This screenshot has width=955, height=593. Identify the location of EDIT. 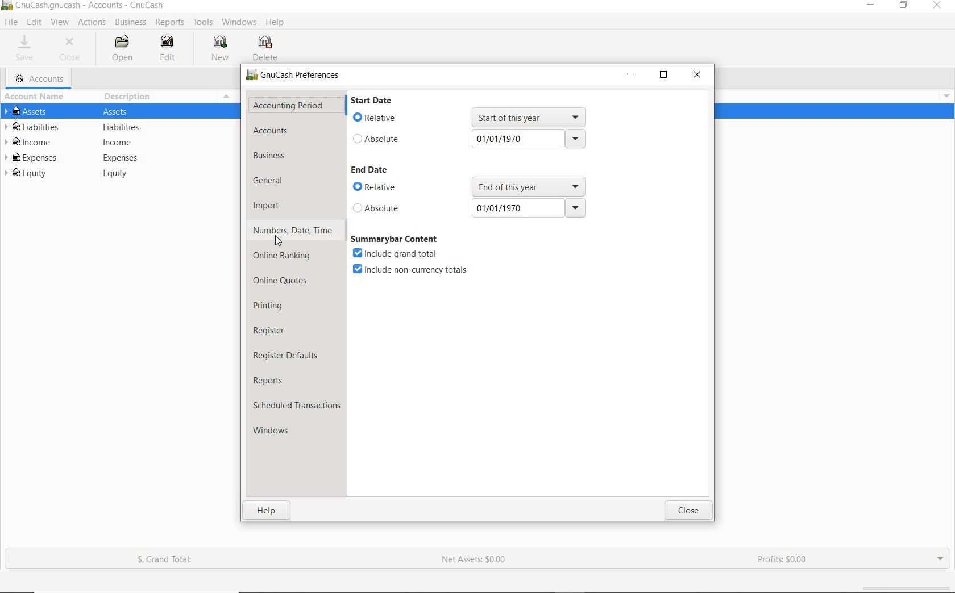
(169, 49).